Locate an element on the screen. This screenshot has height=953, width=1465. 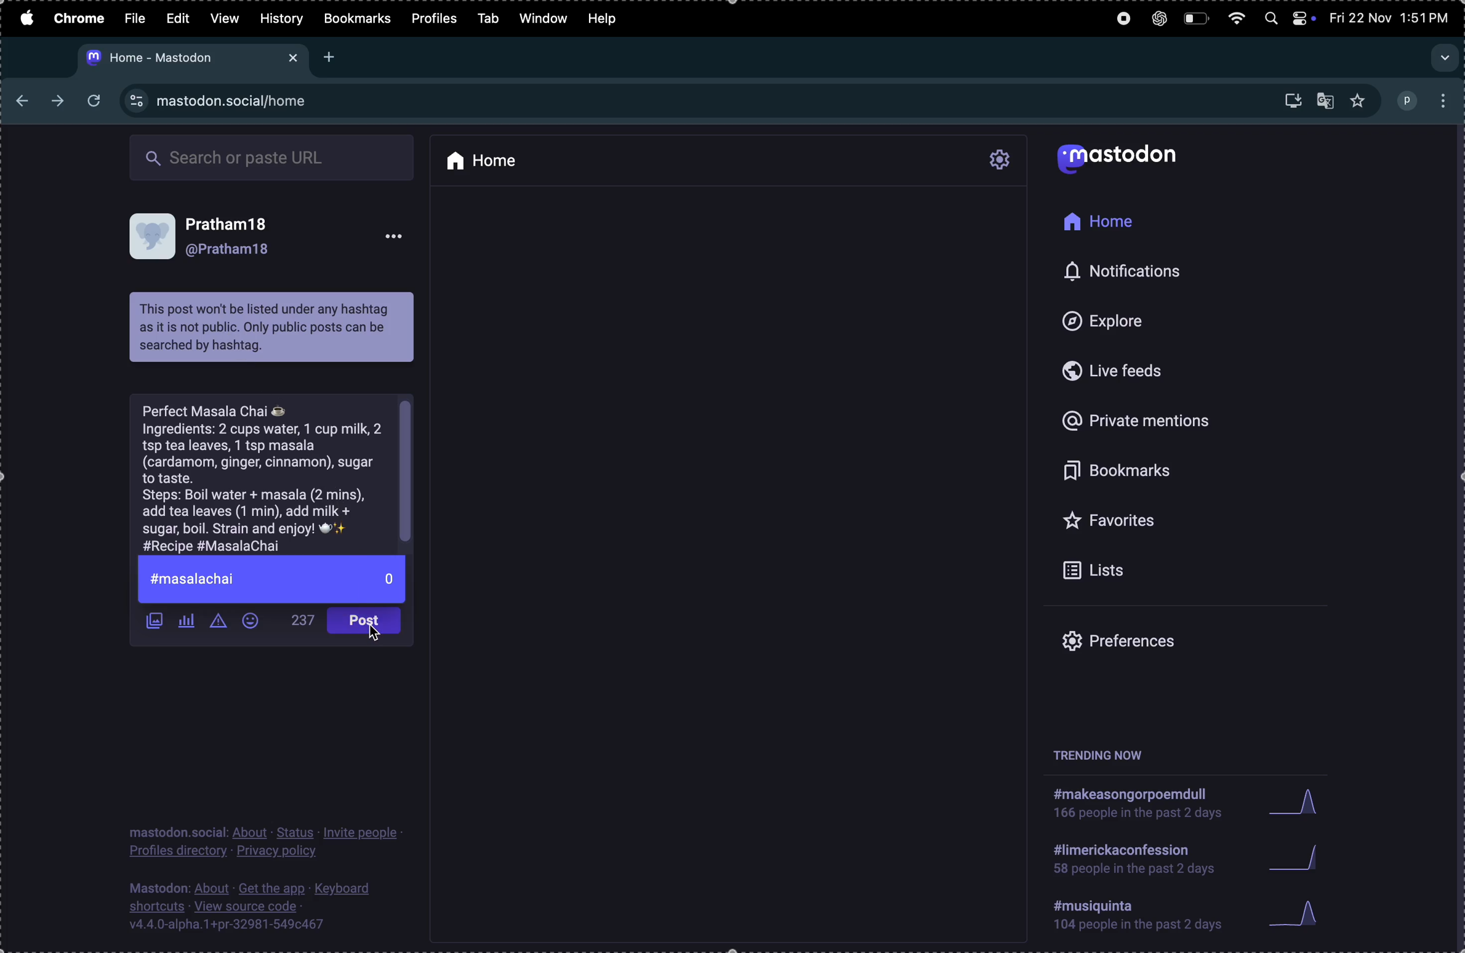
graphs is located at coordinates (1317, 857).